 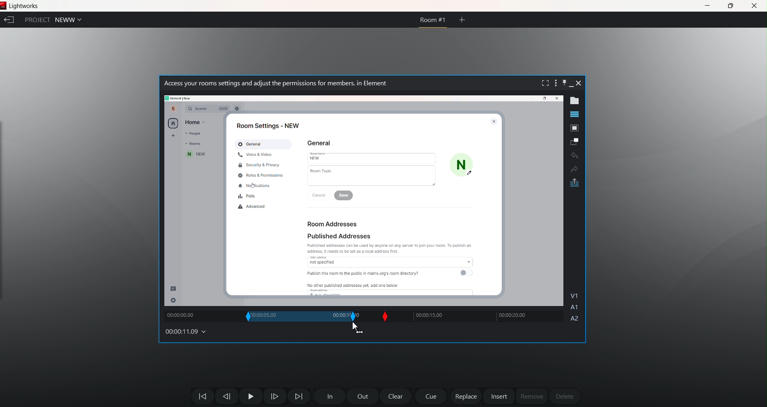 I want to click on Room Topic
|, so click(x=372, y=176).